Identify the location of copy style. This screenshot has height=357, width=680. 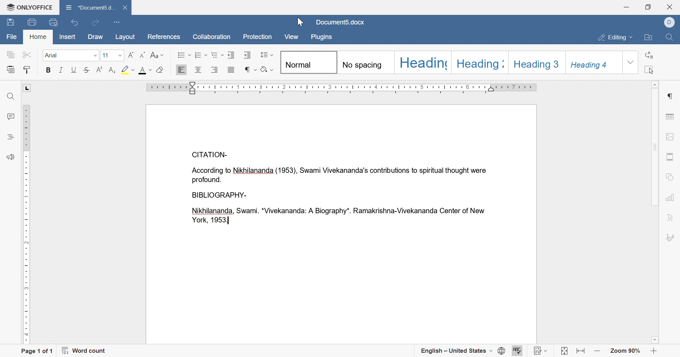
(25, 70).